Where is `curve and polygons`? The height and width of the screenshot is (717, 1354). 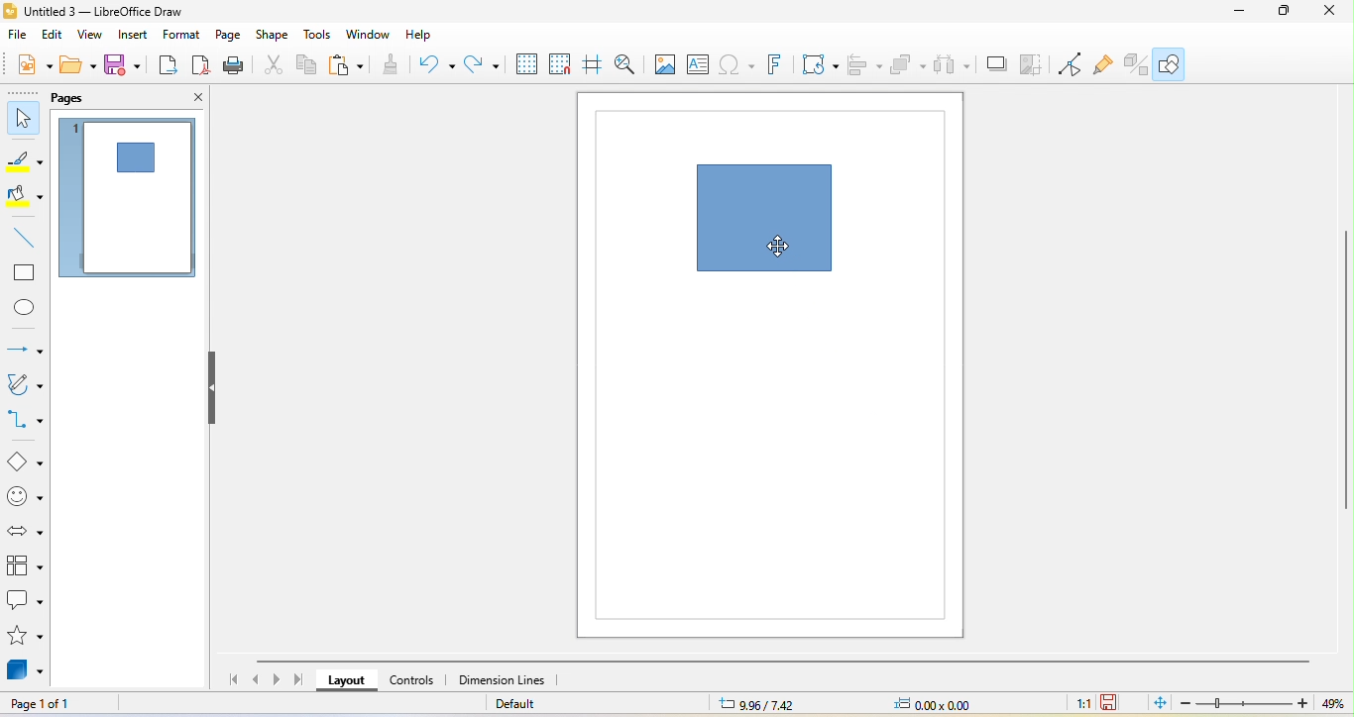 curve and polygons is located at coordinates (26, 386).